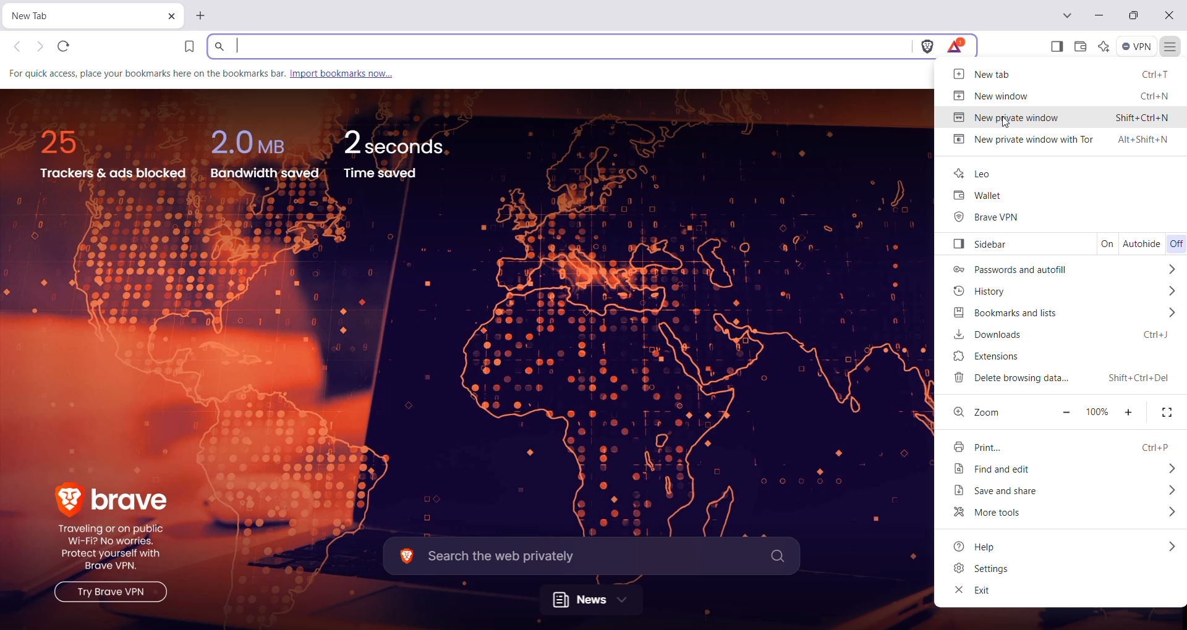 This screenshot has height=630, width=1187. What do you see at coordinates (927, 45) in the screenshot?
I see `Brave Shields` at bounding box center [927, 45].